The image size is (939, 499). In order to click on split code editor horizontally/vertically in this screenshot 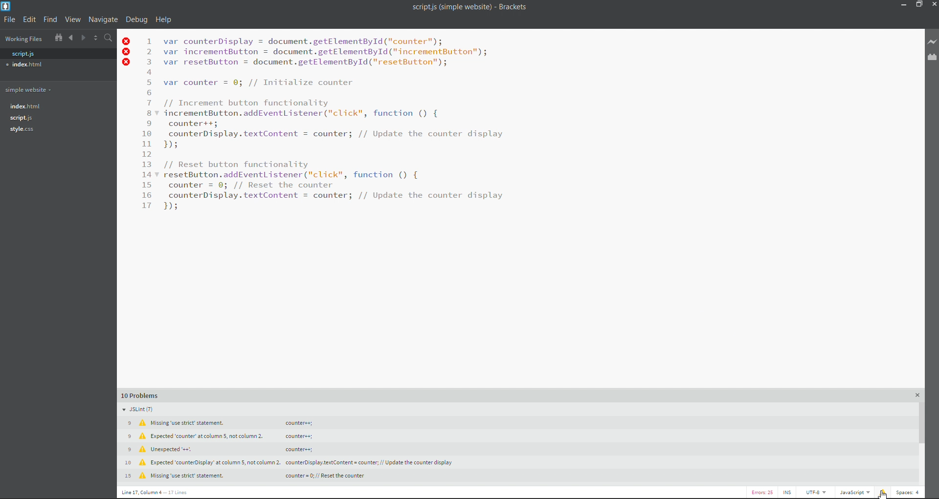, I will do `click(96, 38)`.